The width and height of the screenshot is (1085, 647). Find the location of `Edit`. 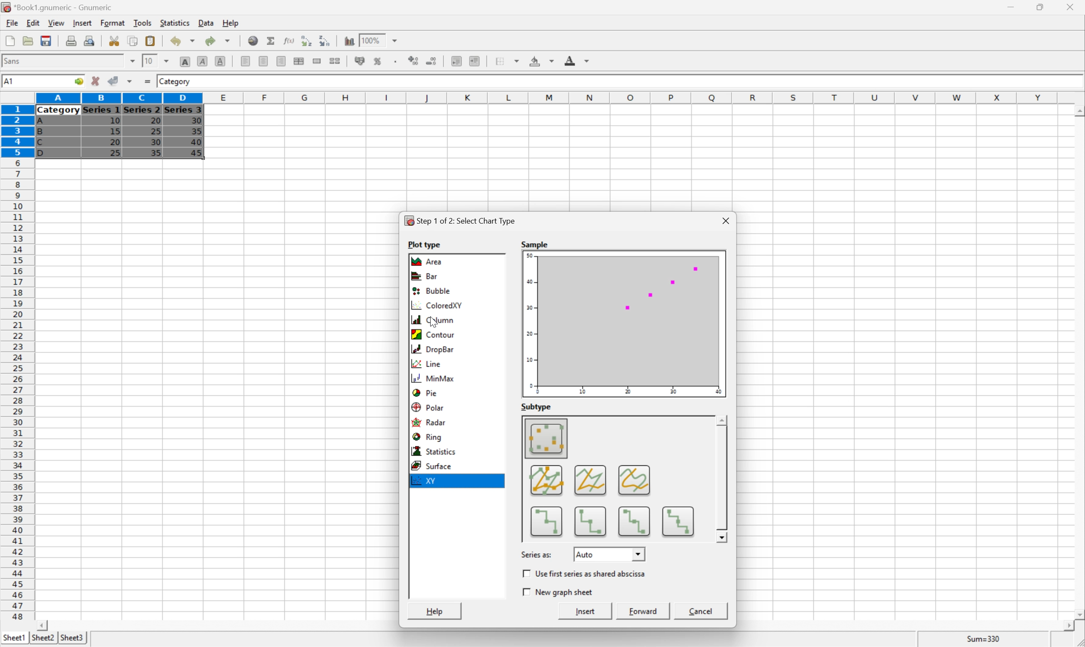

Edit is located at coordinates (33, 22).